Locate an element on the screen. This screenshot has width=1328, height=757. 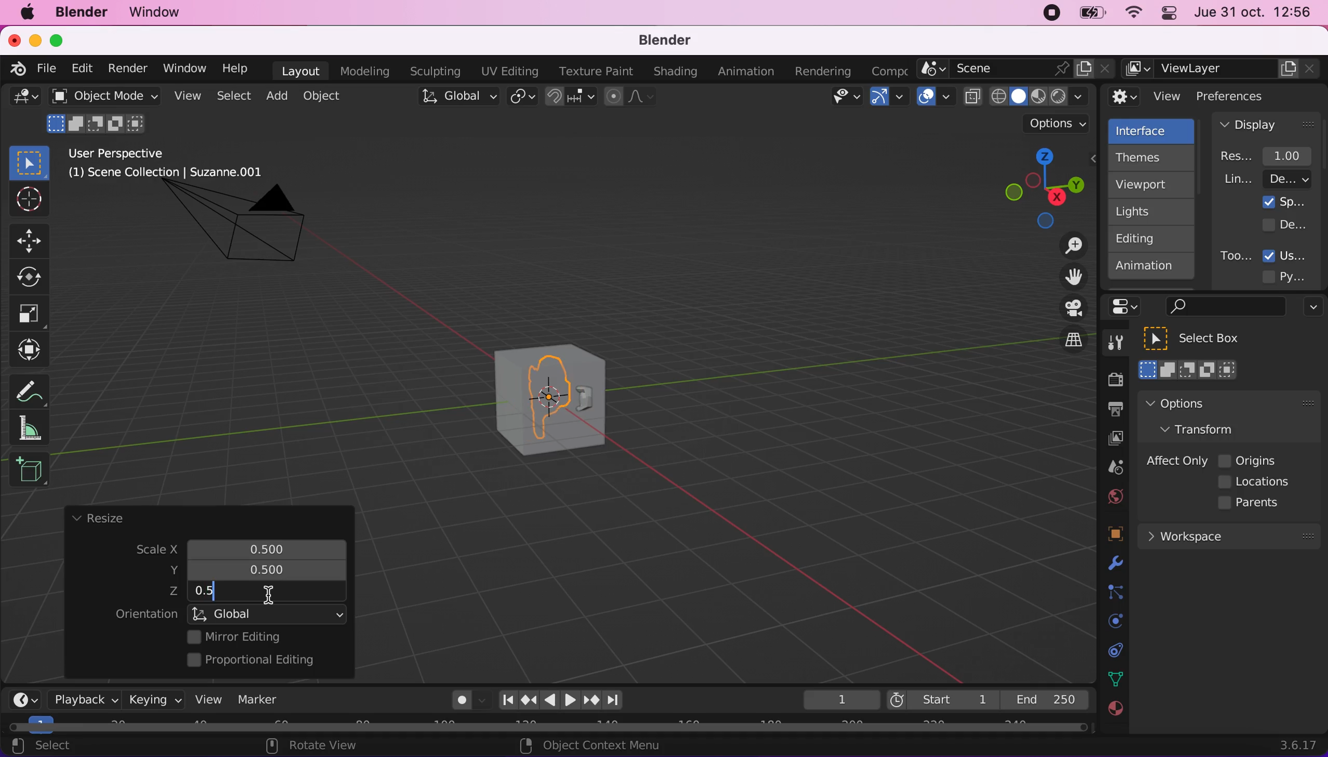
view layer is located at coordinates (1110, 440).